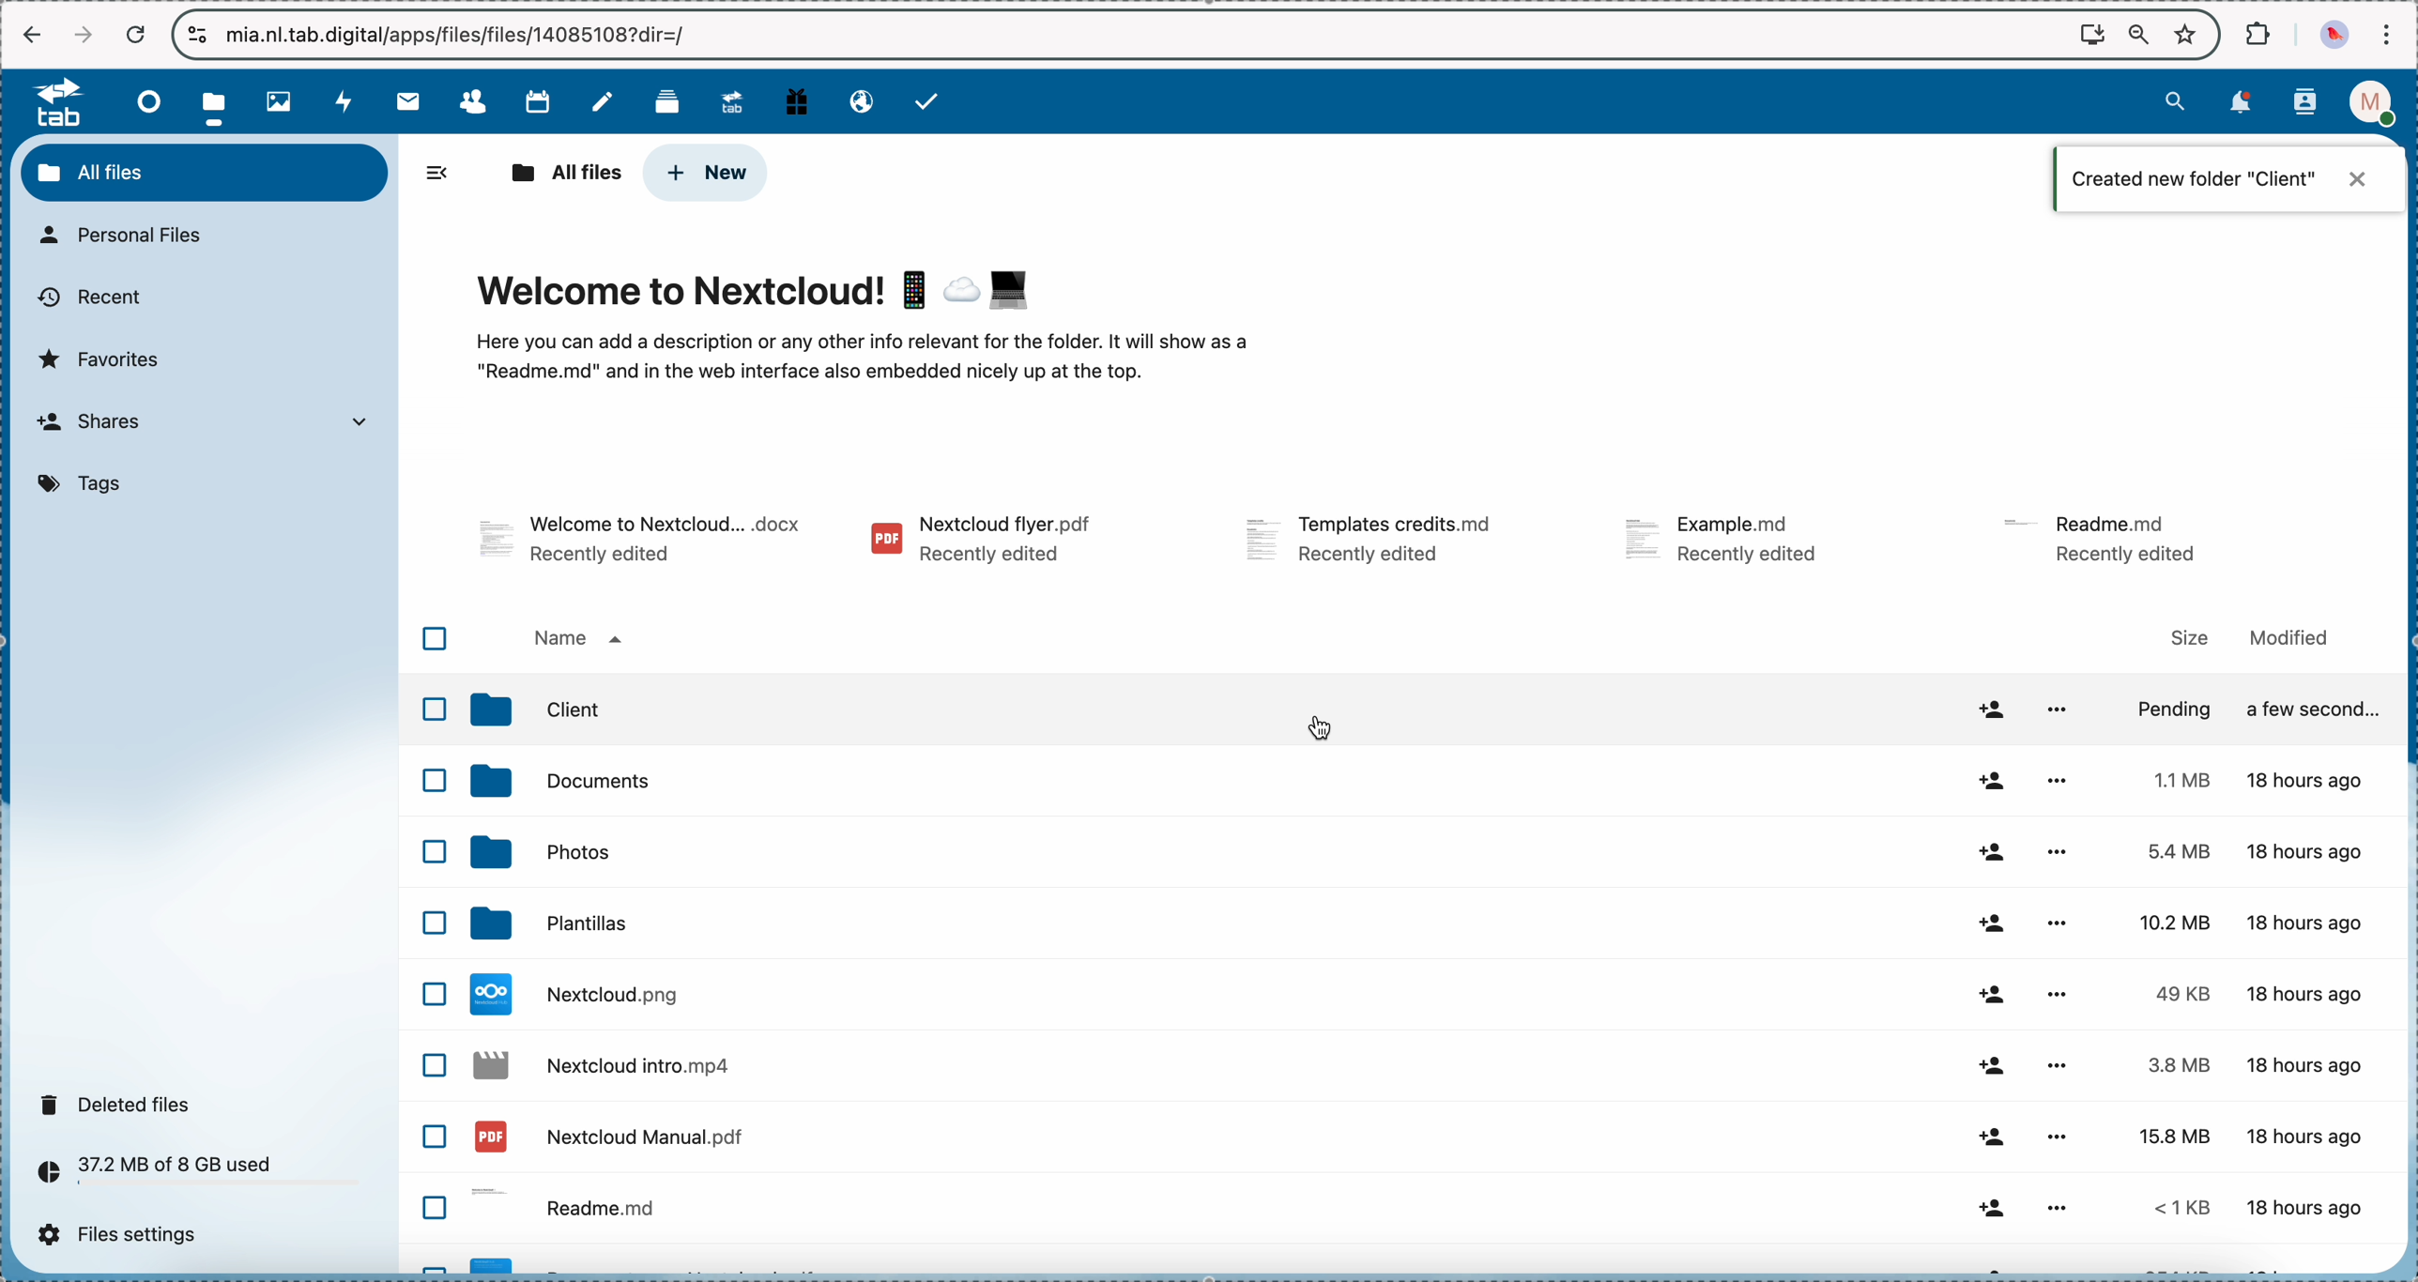  What do you see at coordinates (606, 102) in the screenshot?
I see `notes` at bounding box center [606, 102].